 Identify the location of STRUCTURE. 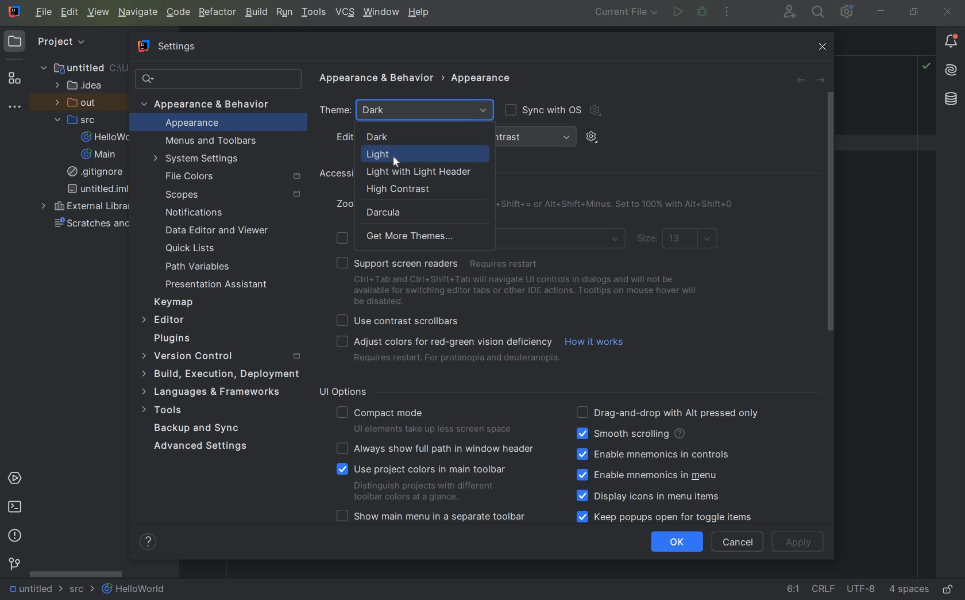
(14, 78).